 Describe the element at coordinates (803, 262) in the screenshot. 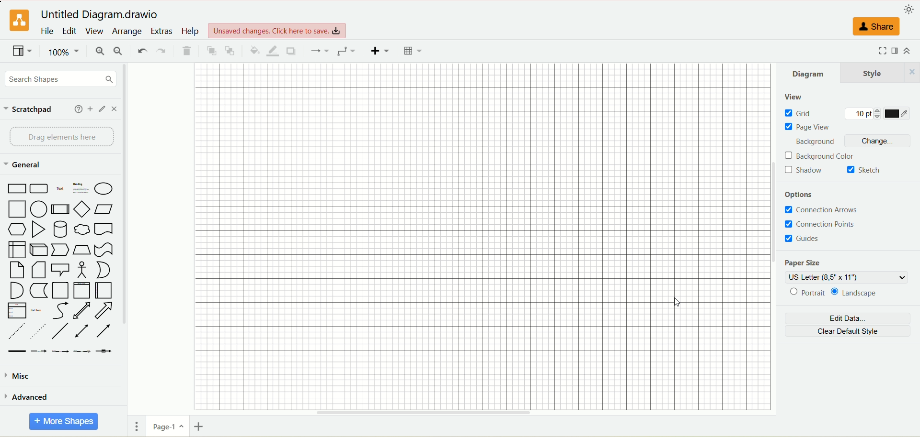

I see `paper size` at that location.